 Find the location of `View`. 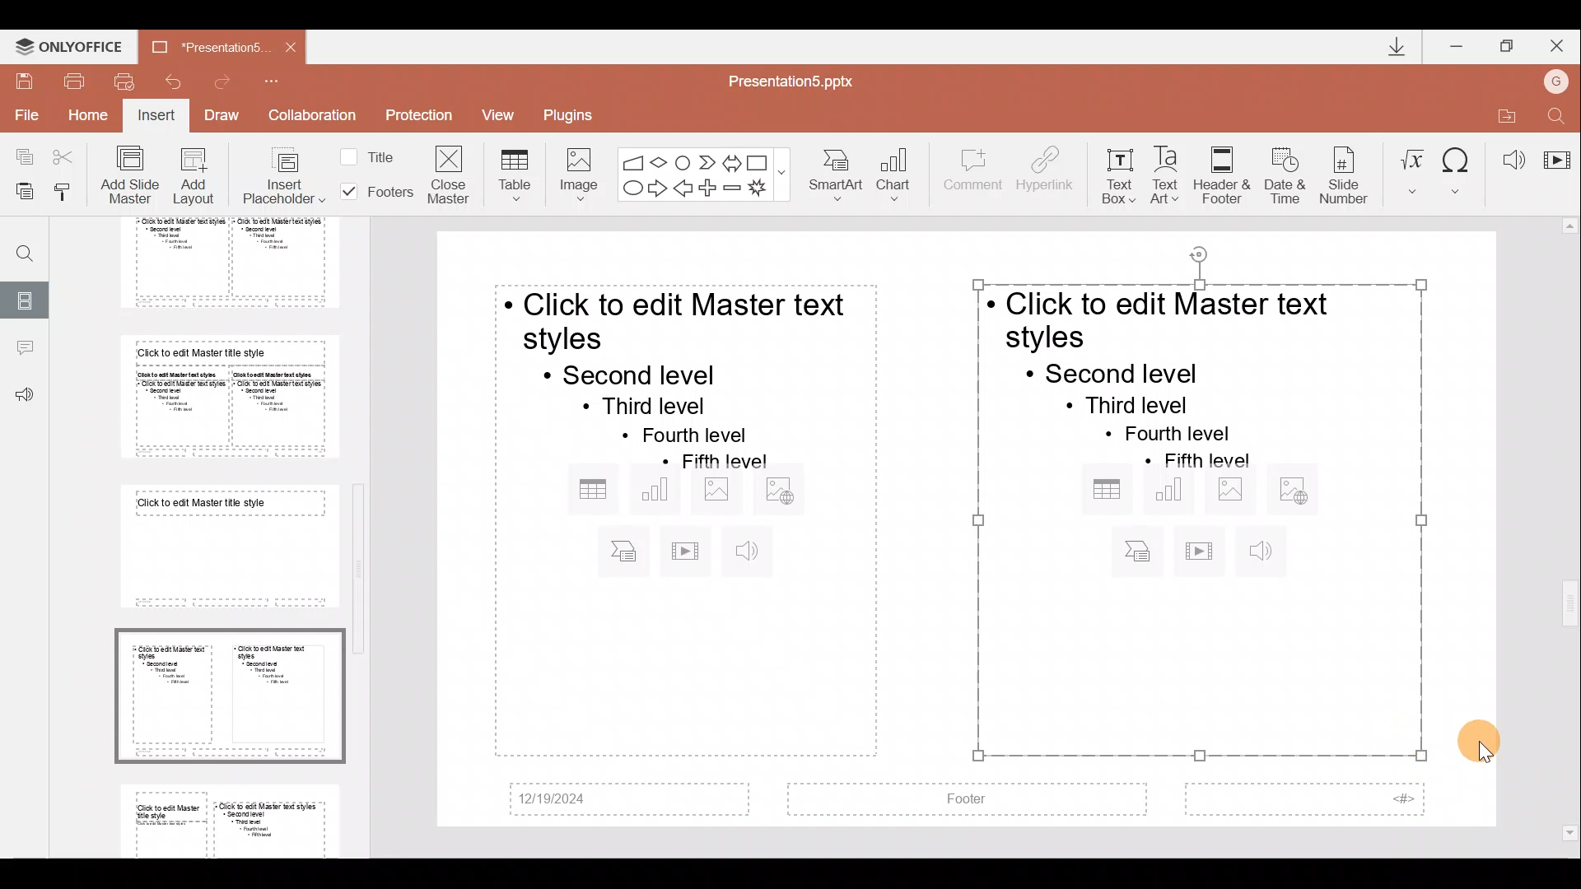

View is located at coordinates (504, 114).